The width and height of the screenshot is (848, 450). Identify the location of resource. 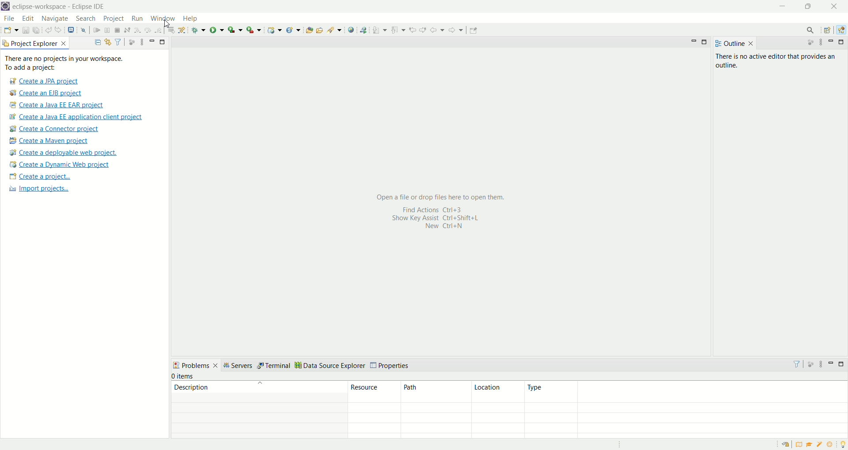
(375, 391).